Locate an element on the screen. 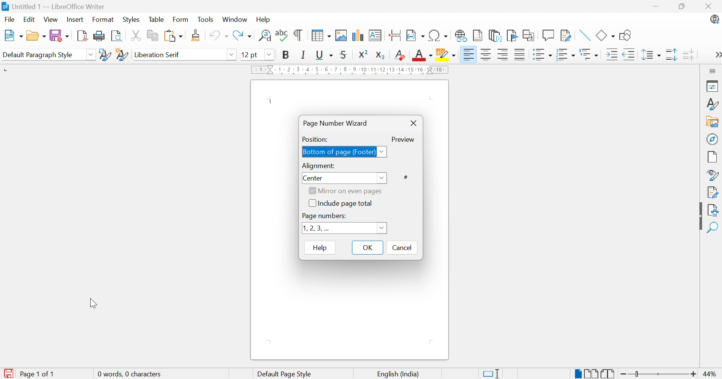  Set line spacing is located at coordinates (652, 55).